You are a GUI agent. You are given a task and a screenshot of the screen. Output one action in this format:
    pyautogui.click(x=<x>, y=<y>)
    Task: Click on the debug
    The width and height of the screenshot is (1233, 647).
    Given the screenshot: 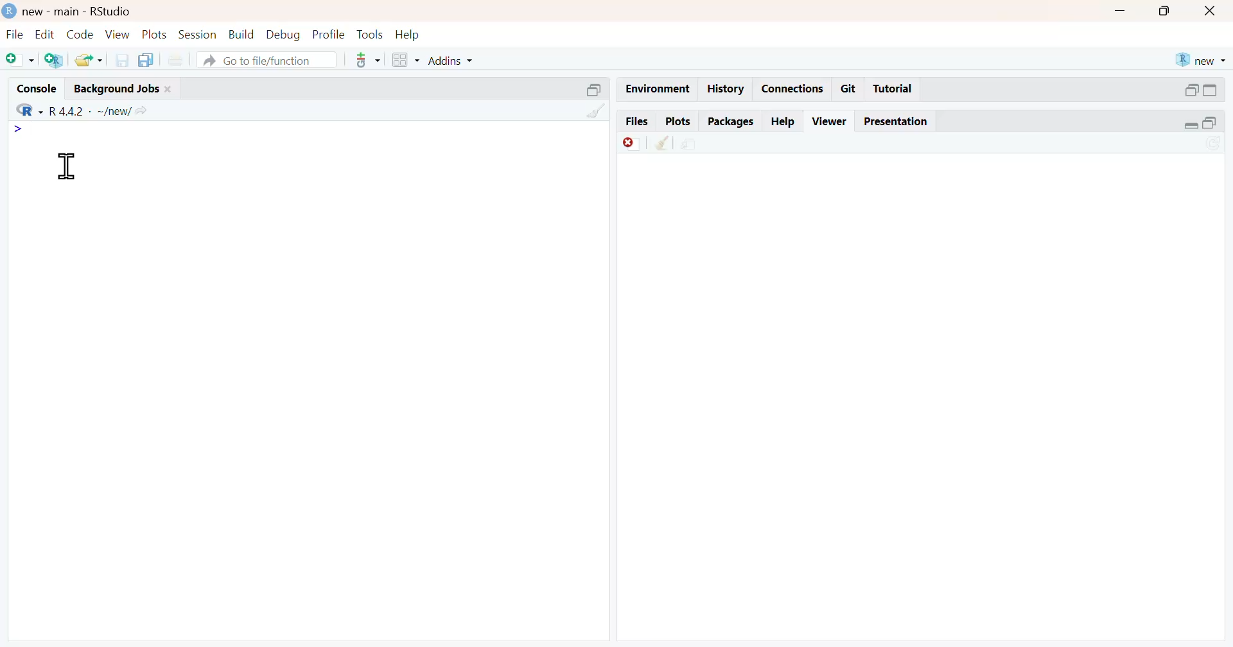 What is the action you would take?
    pyautogui.click(x=284, y=35)
    